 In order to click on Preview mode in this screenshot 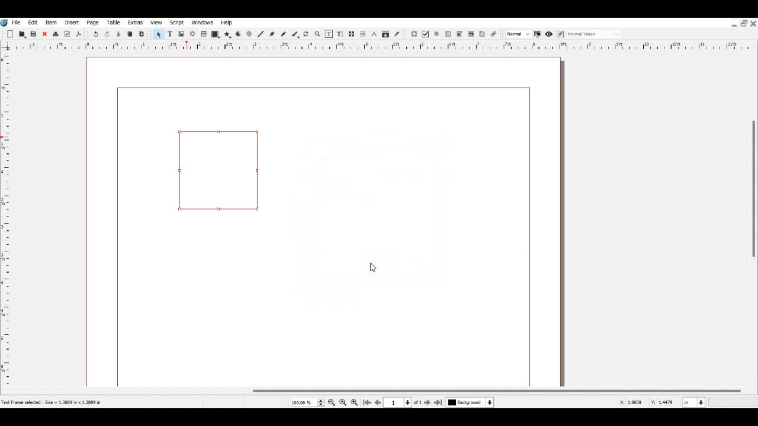, I will do `click(548, 34)`.